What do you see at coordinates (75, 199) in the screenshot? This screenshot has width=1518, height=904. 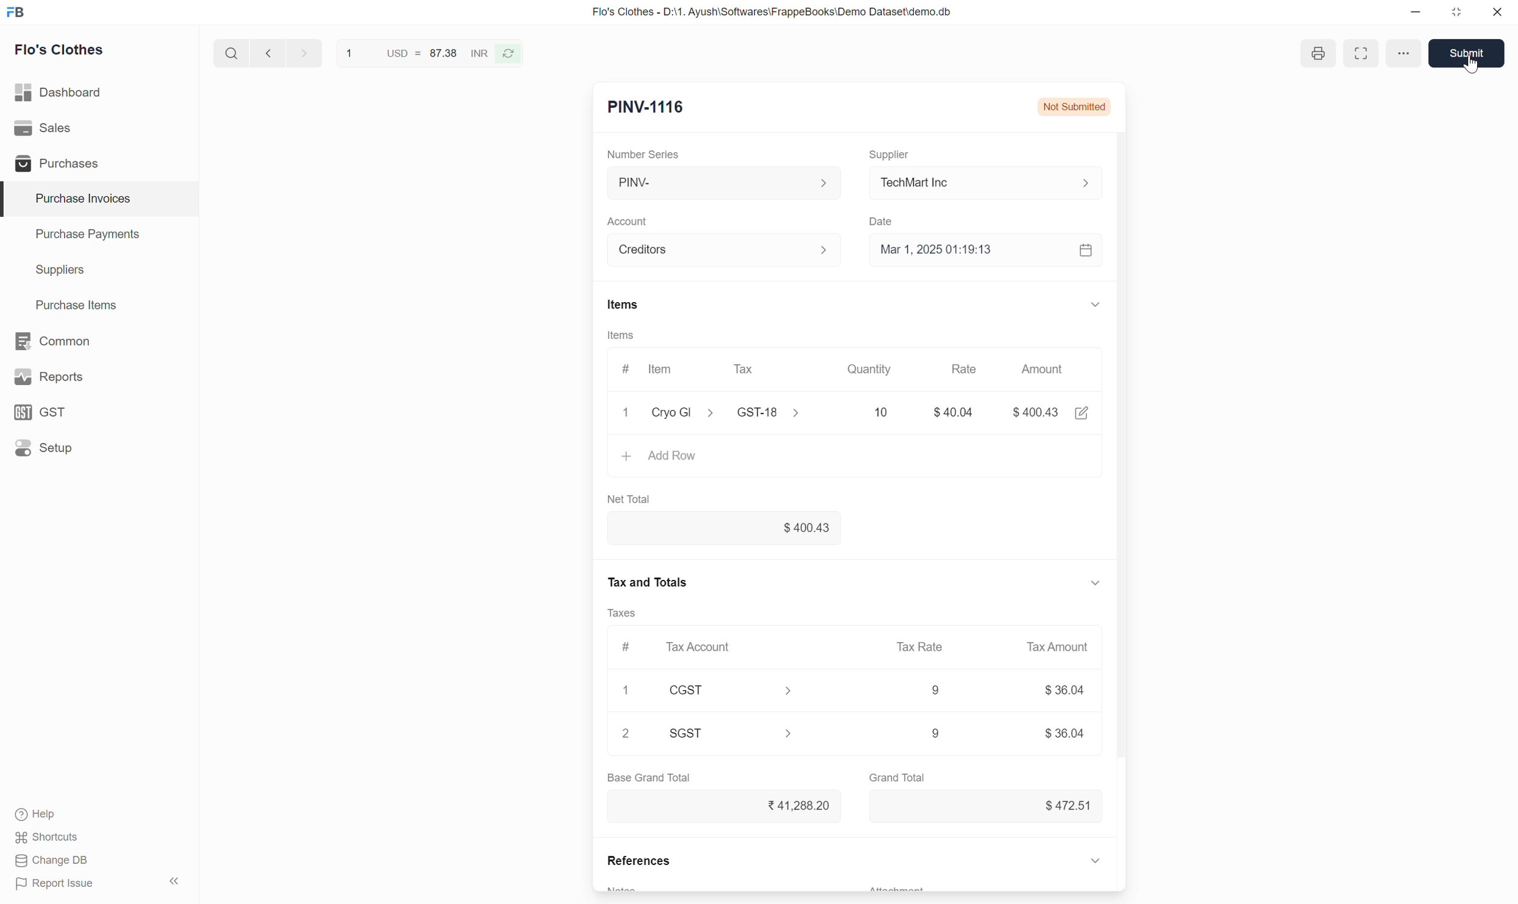 I see `Purchase Invoices` at bounding box center [75, 199].